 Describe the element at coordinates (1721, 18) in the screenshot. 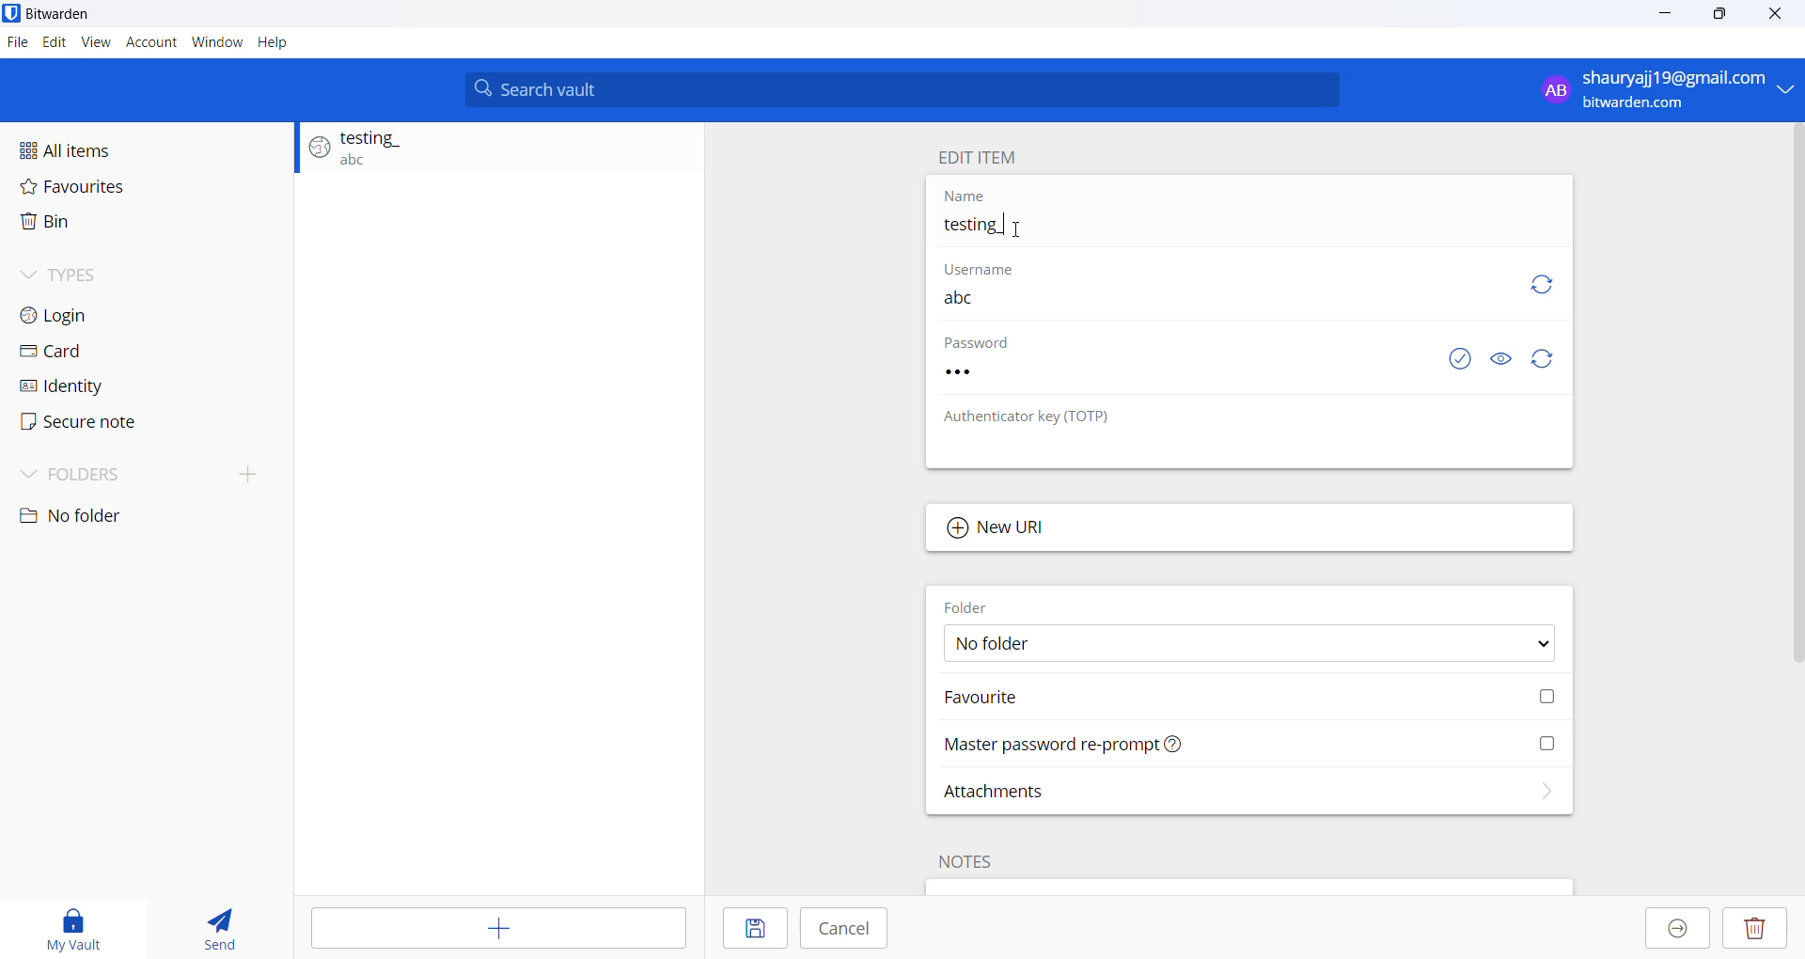

I see `maximise` at that location.